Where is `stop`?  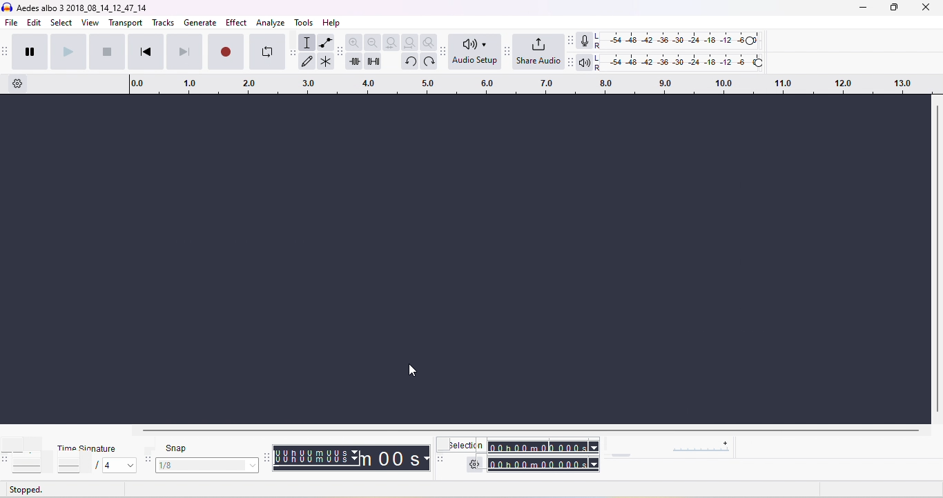
stop is located at coordinates (106, 51).